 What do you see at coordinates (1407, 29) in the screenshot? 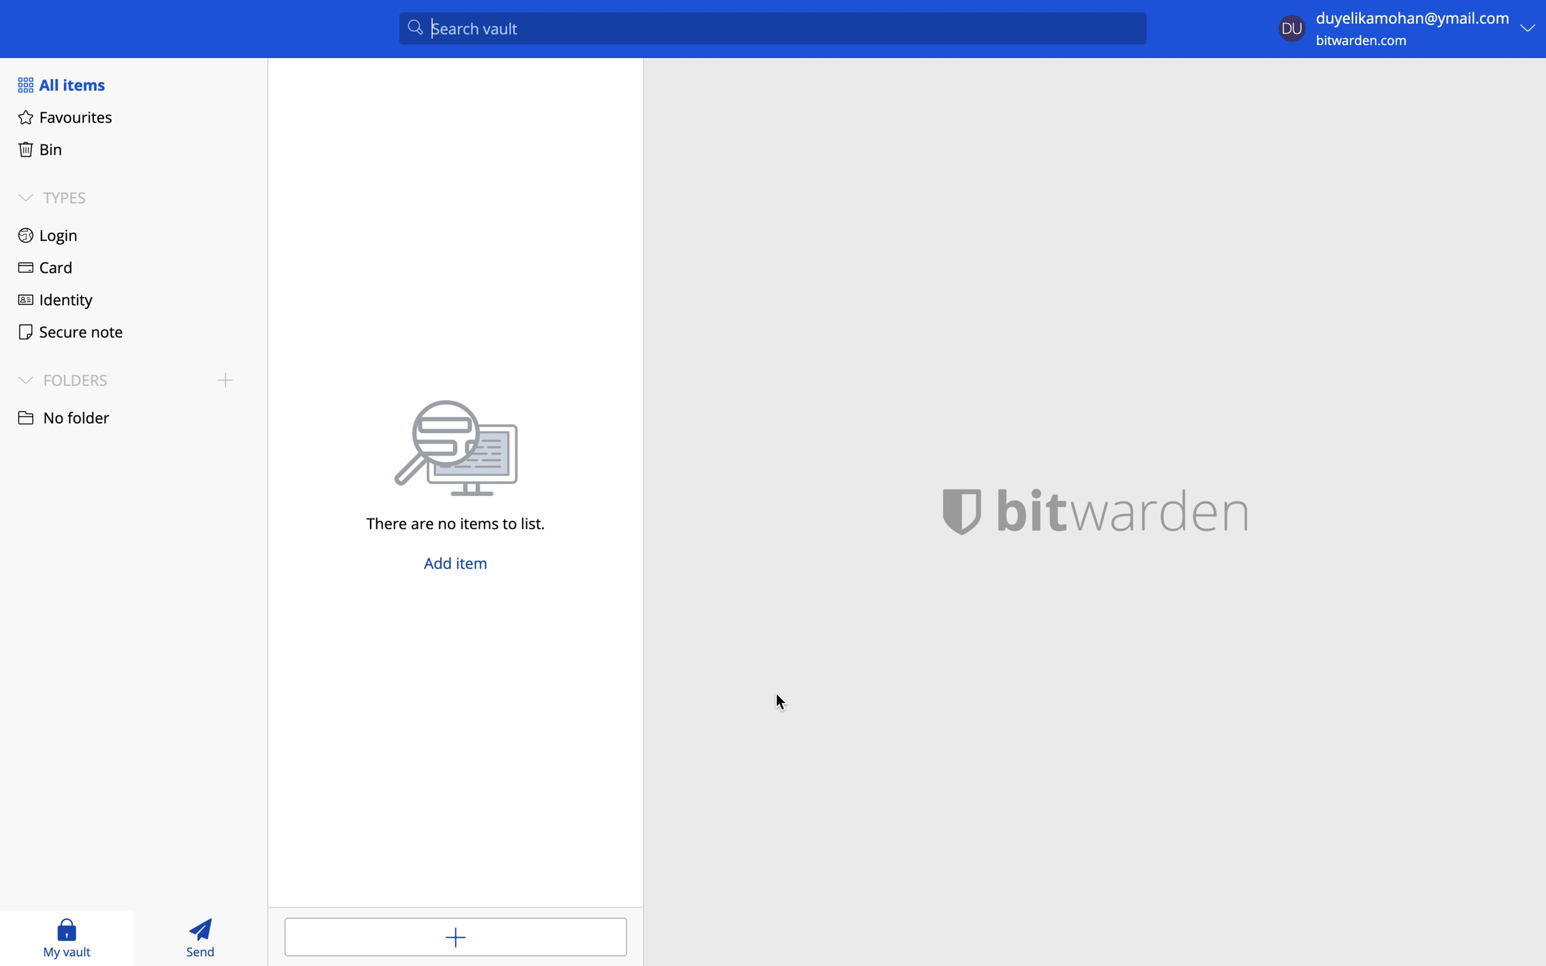
I see `account menu` at bounding box center [1407, 29].